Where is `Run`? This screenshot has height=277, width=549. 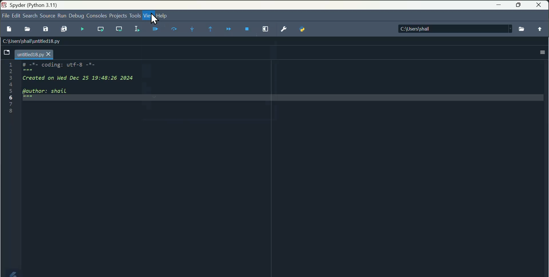
Run is located at coordinates (63, 15).